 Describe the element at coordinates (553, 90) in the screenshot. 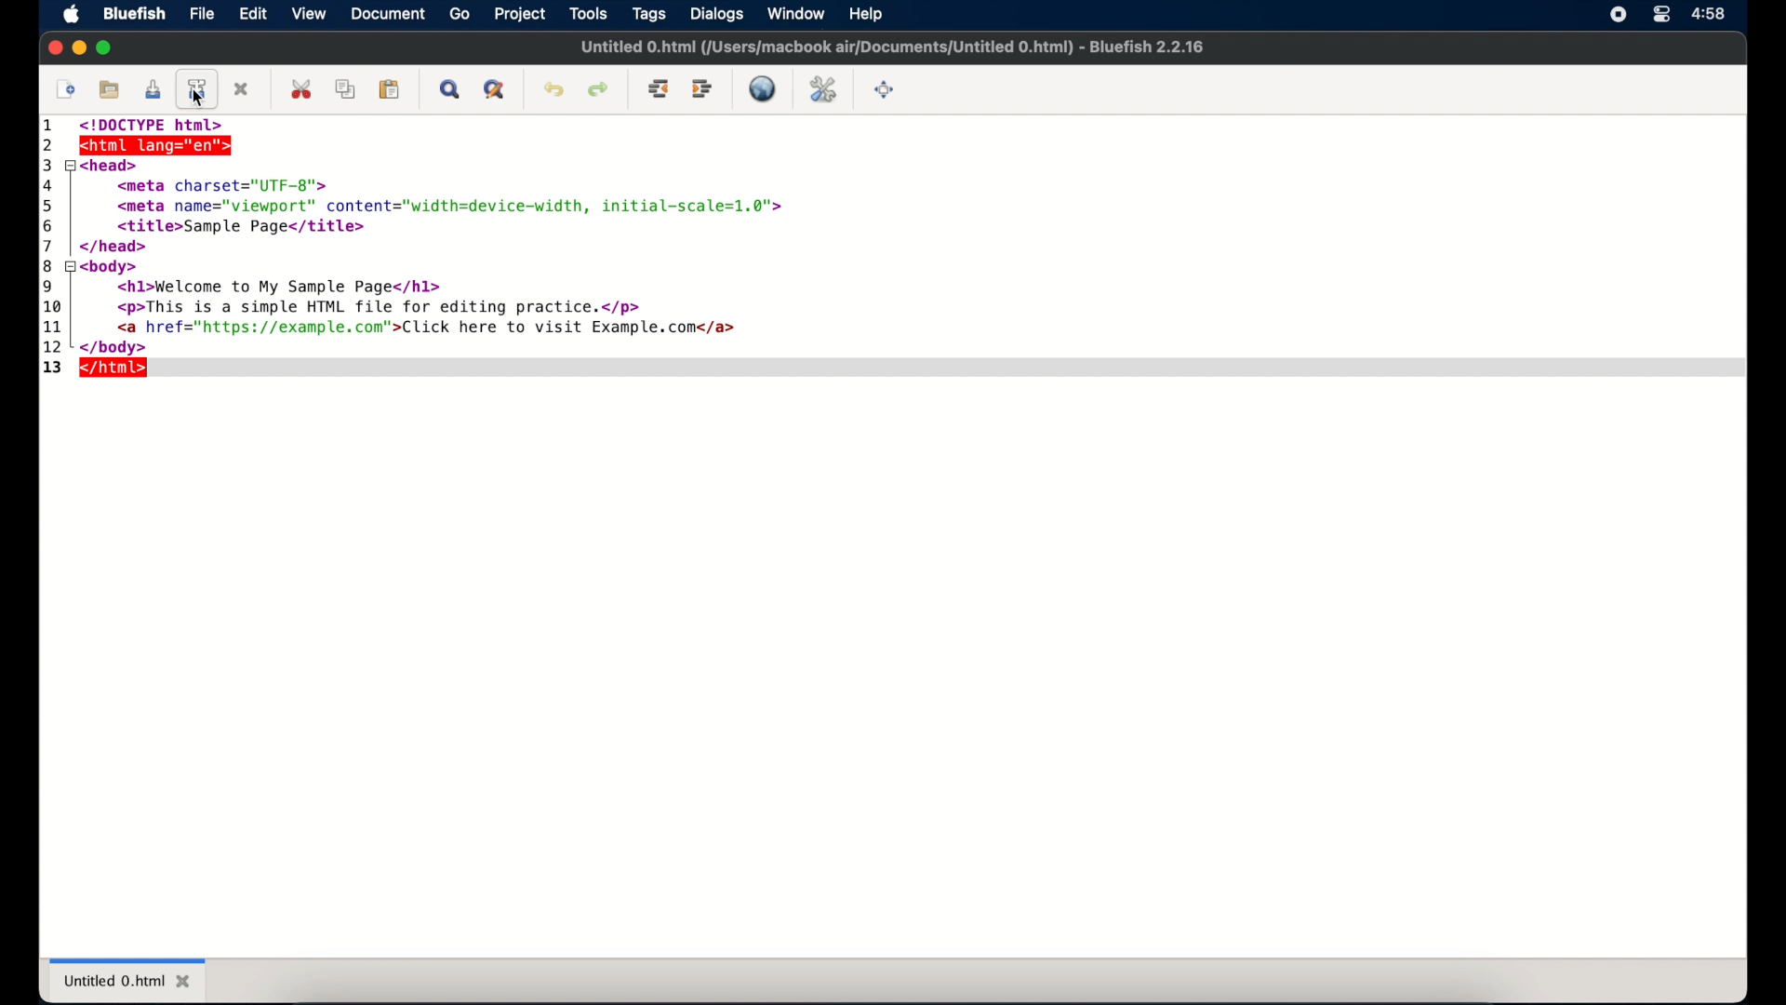

I see `undo` at that location.